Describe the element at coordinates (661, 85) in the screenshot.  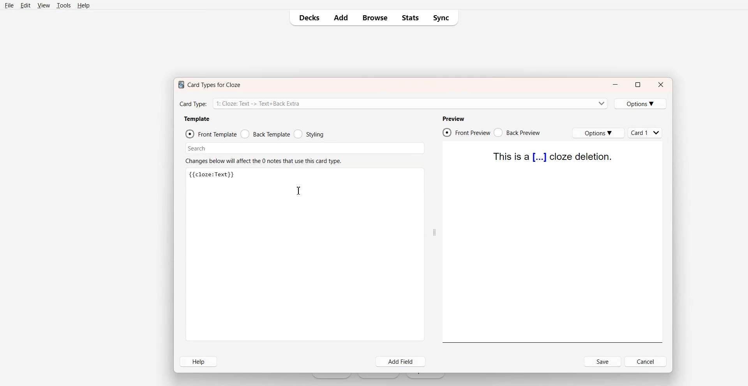
I see `Close` at that location.